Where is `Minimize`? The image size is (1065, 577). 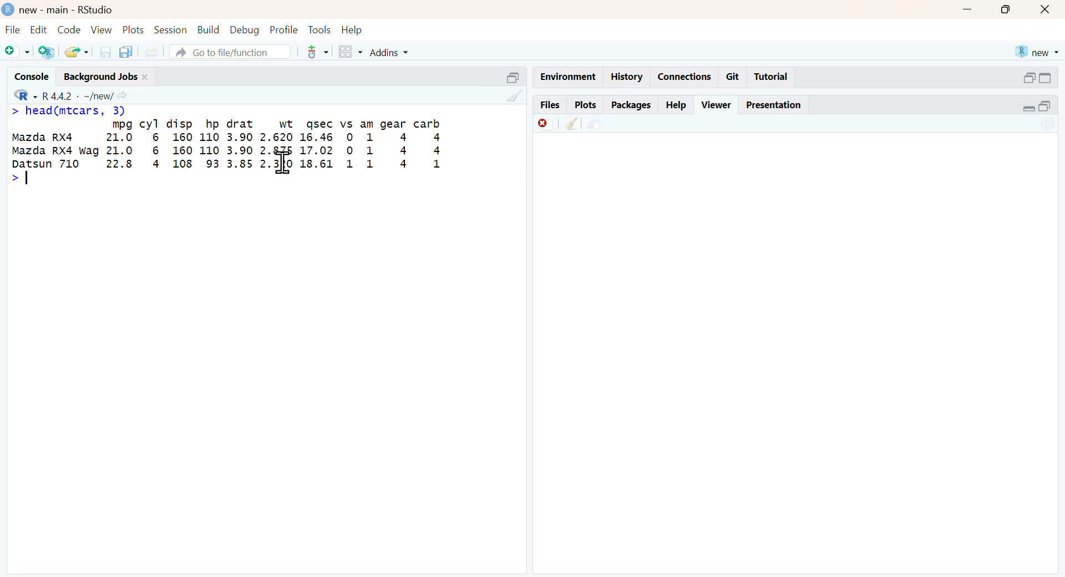
Minimize is located at coordinates (505, 76).